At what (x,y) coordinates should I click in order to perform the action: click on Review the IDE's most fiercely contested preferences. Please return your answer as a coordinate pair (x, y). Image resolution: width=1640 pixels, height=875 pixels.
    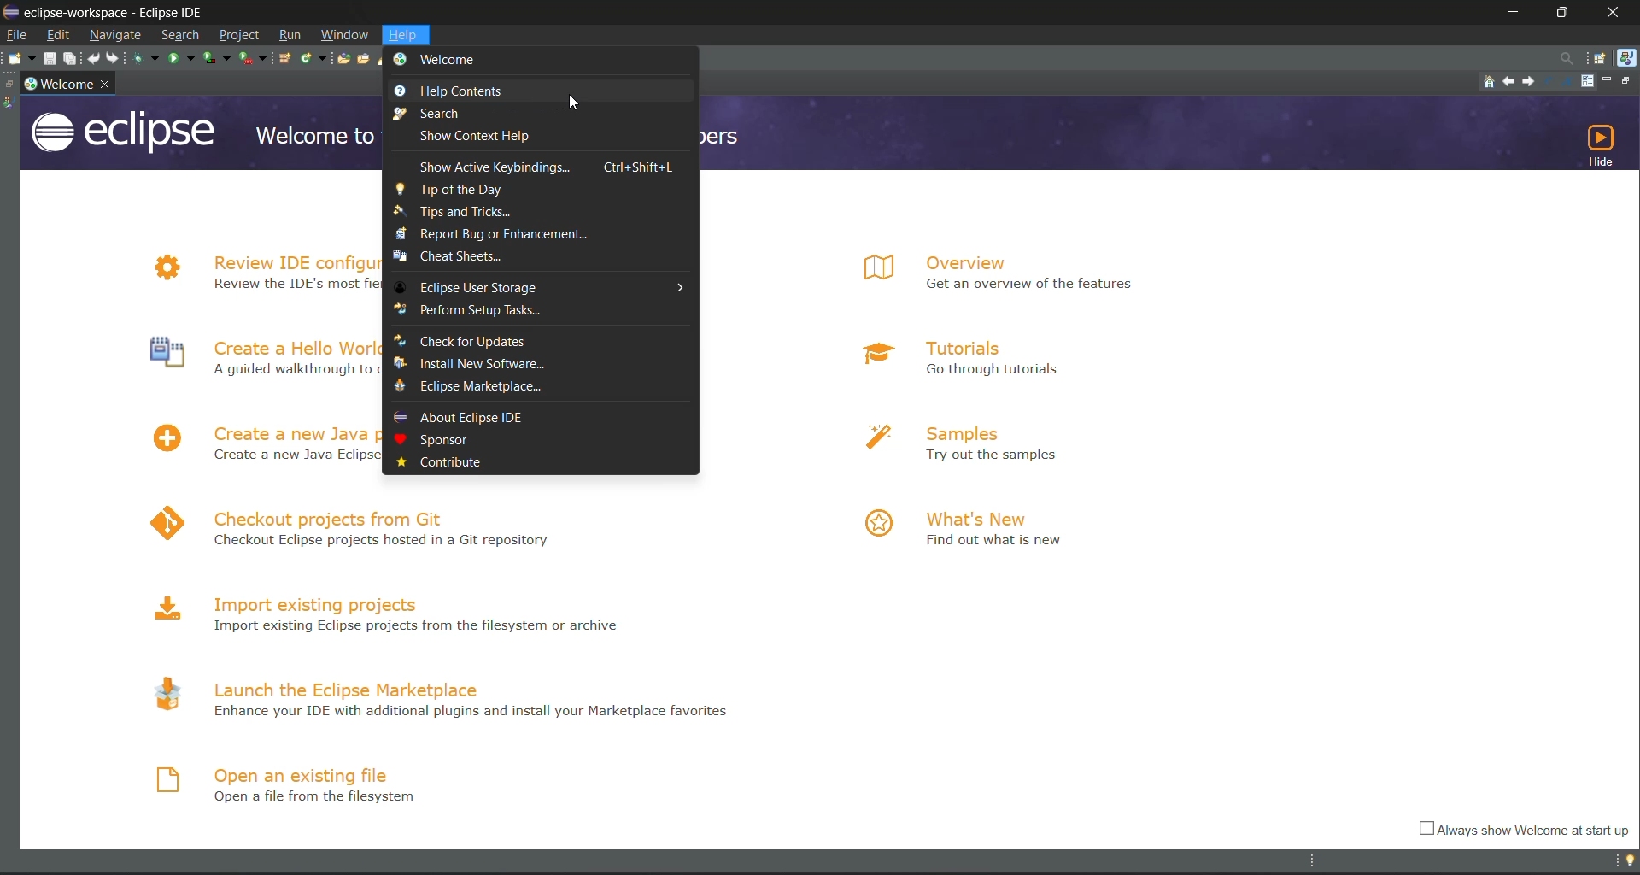
    Looking at the image, I should click on (257, 292).